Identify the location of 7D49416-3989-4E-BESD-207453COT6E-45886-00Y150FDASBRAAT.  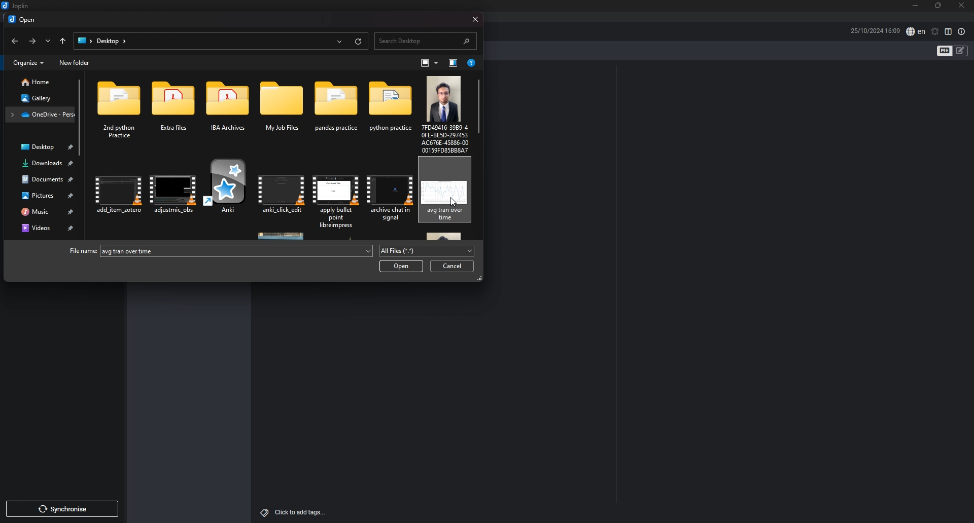
(445, 113).